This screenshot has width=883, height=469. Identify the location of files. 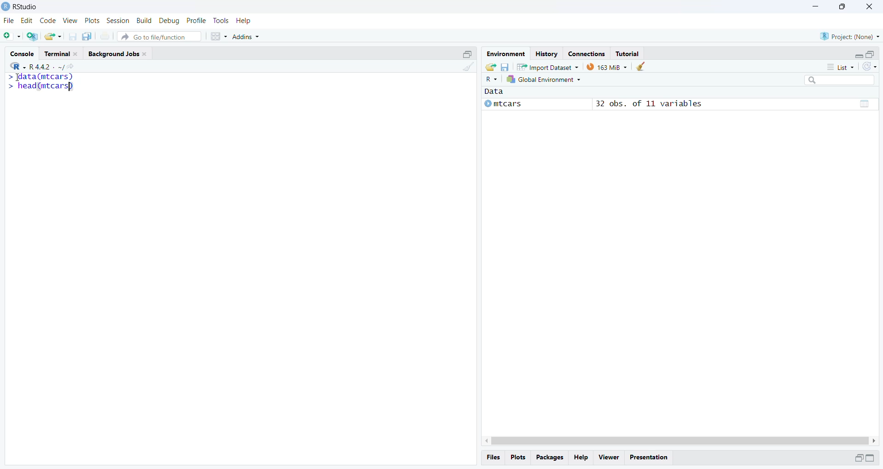
(494, 458).